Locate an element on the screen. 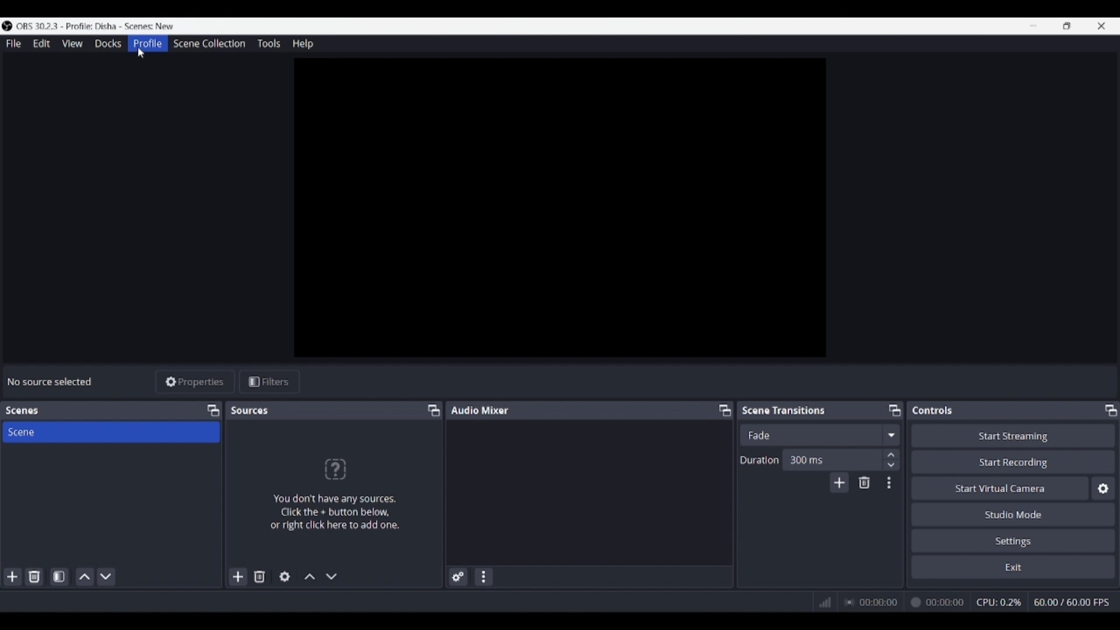 This screenshot has width=1120, height=630. Start virtual camera is located at coordinates (1000, 488).